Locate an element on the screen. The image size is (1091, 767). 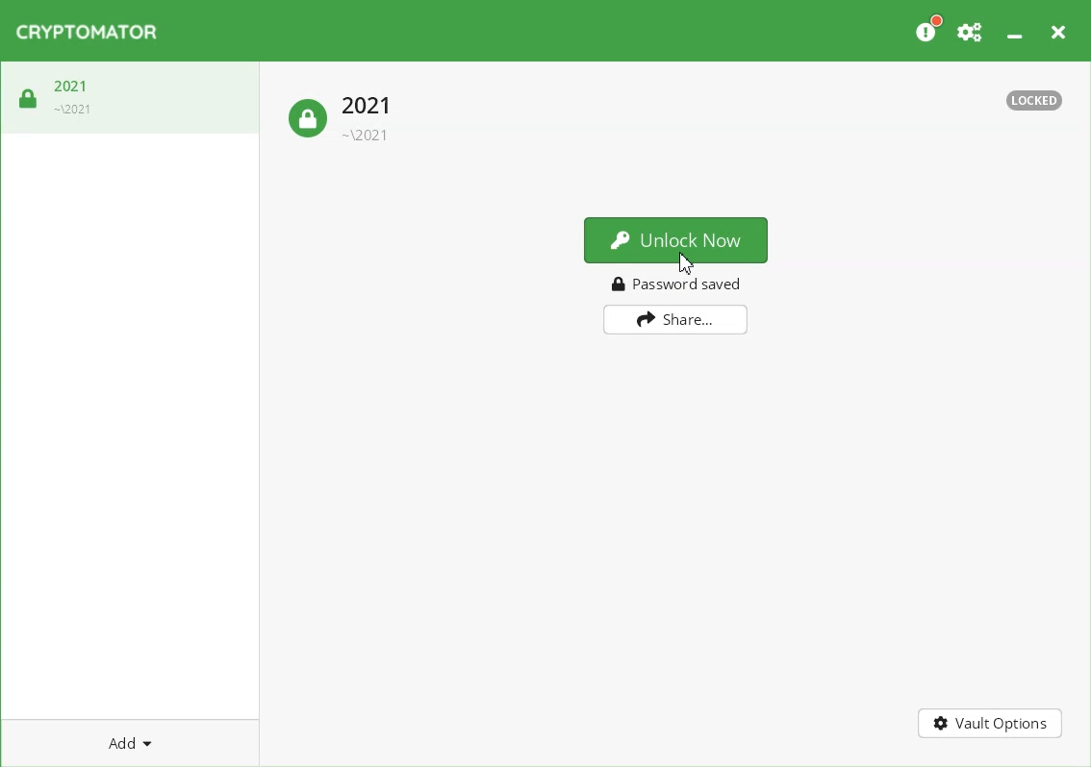
Cursor is located at coordinates (688, 264).